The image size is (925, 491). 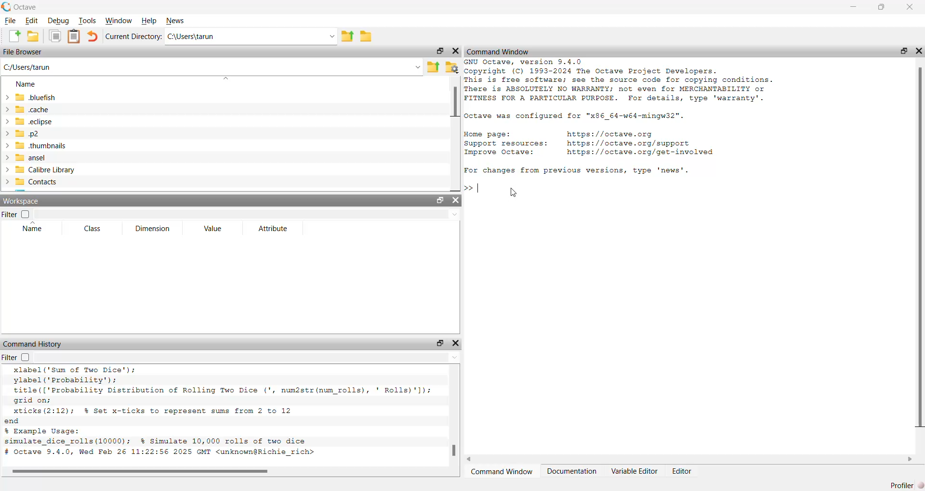 I want to click on Filter, so click(x=15, y=357).